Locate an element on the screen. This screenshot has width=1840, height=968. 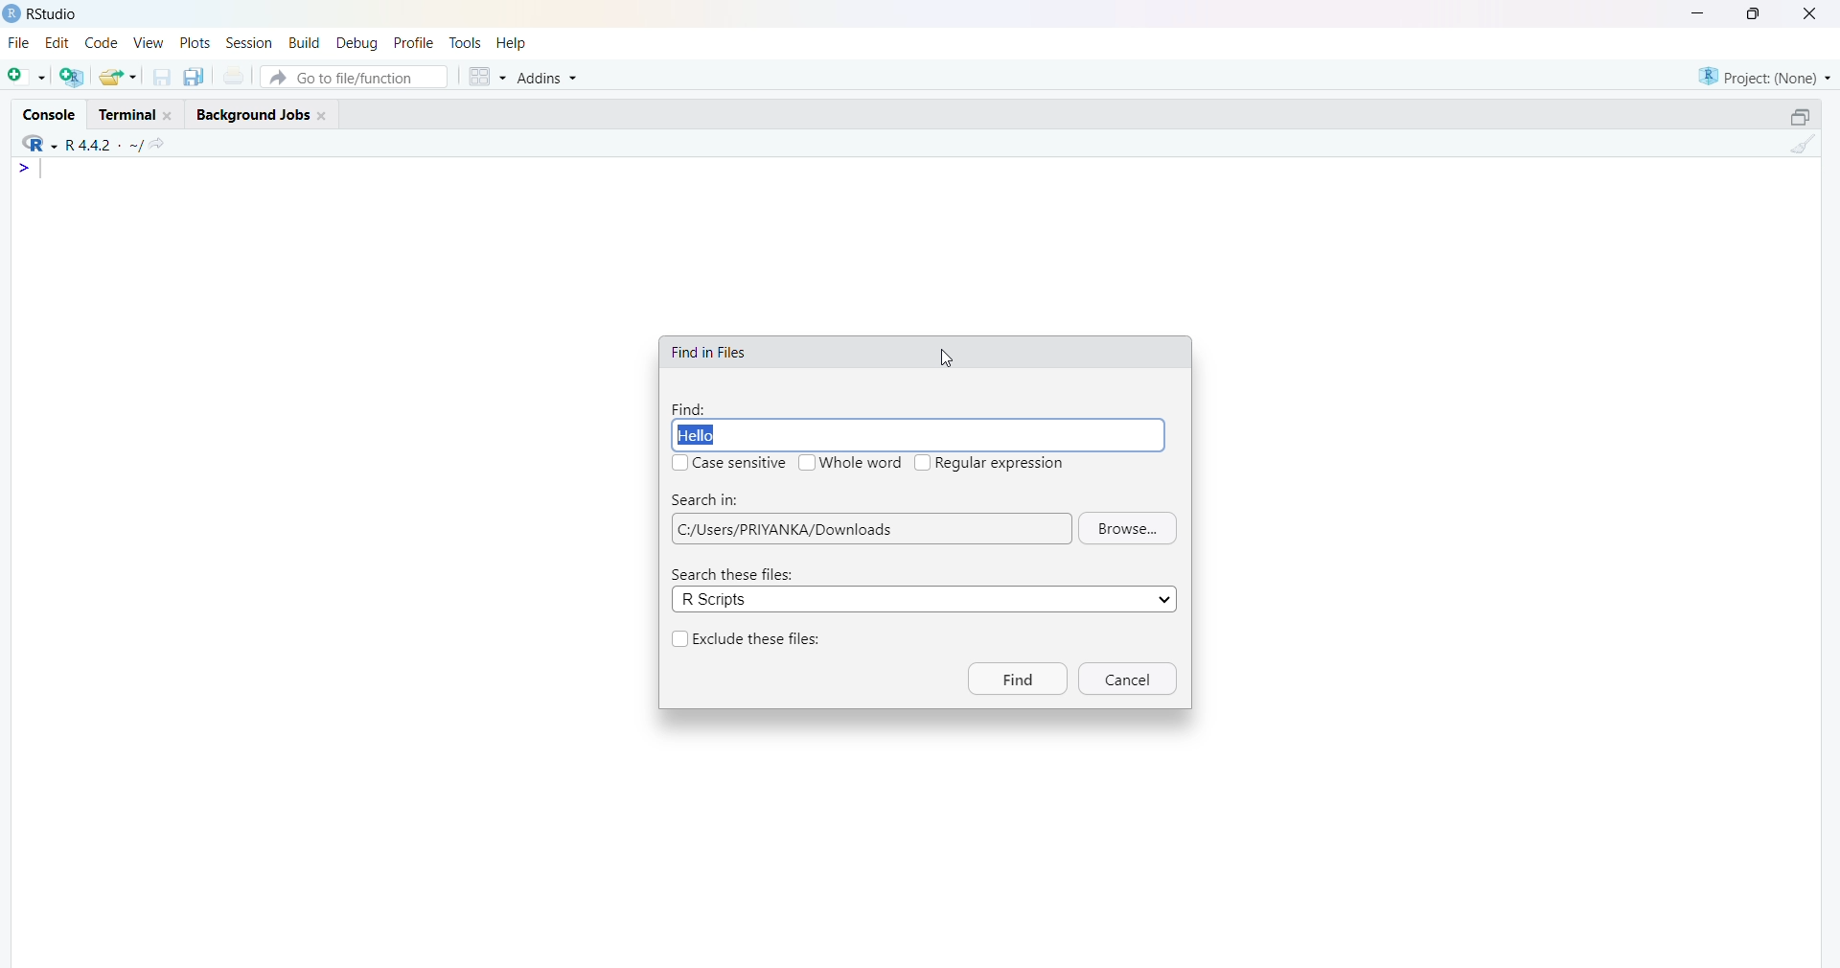
share is located at coordinates (160, 144).